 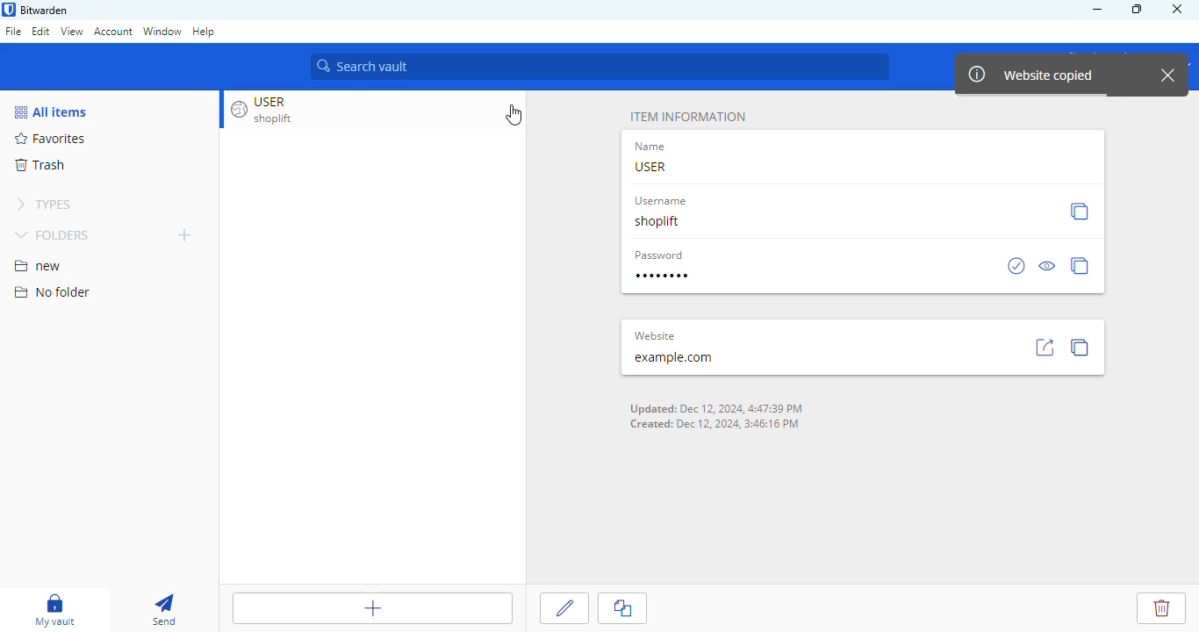 What do you see at coordinates (664, 276) in the screenshot?
I see `password` at bounding box center [664, 276].